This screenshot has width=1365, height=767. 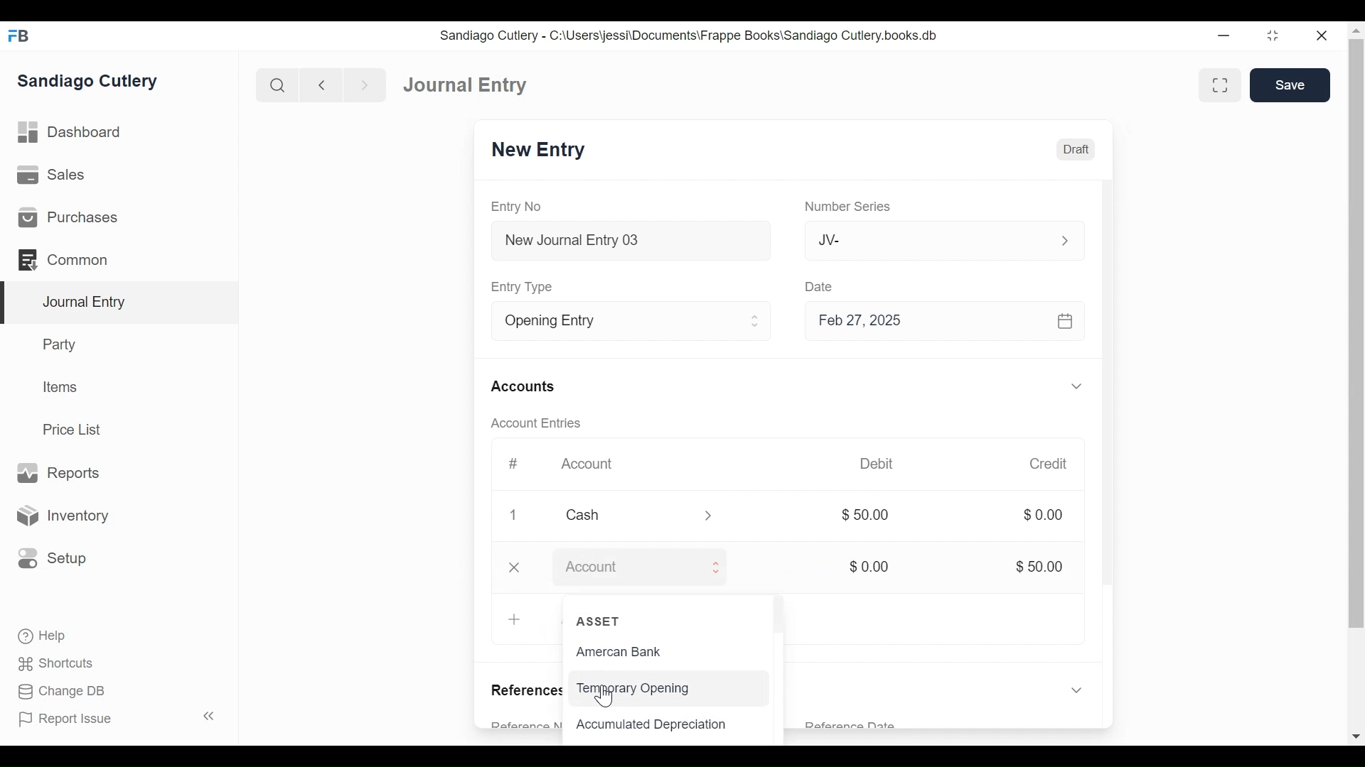 What do you see at coordinates (543, 151) in the screenshot?
I see `New Entry` at bounding box center [543, 151].